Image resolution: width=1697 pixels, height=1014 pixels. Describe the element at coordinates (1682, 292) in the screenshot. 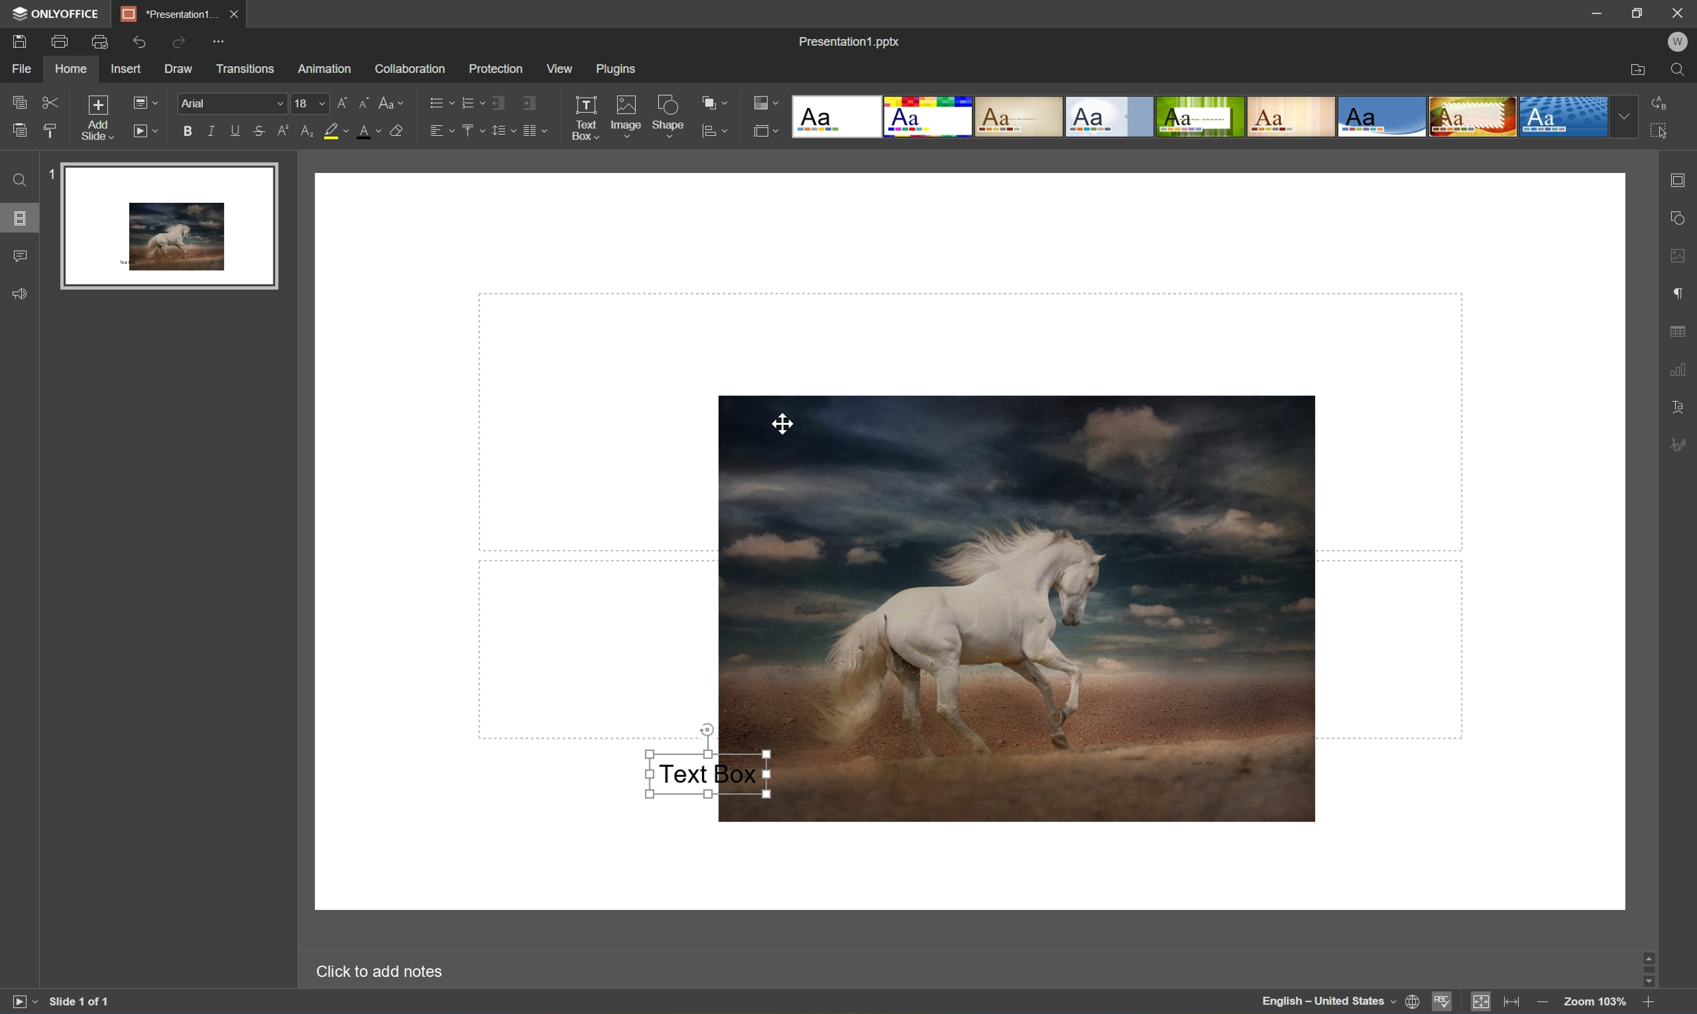

I see `Paragraph settings` at that location.